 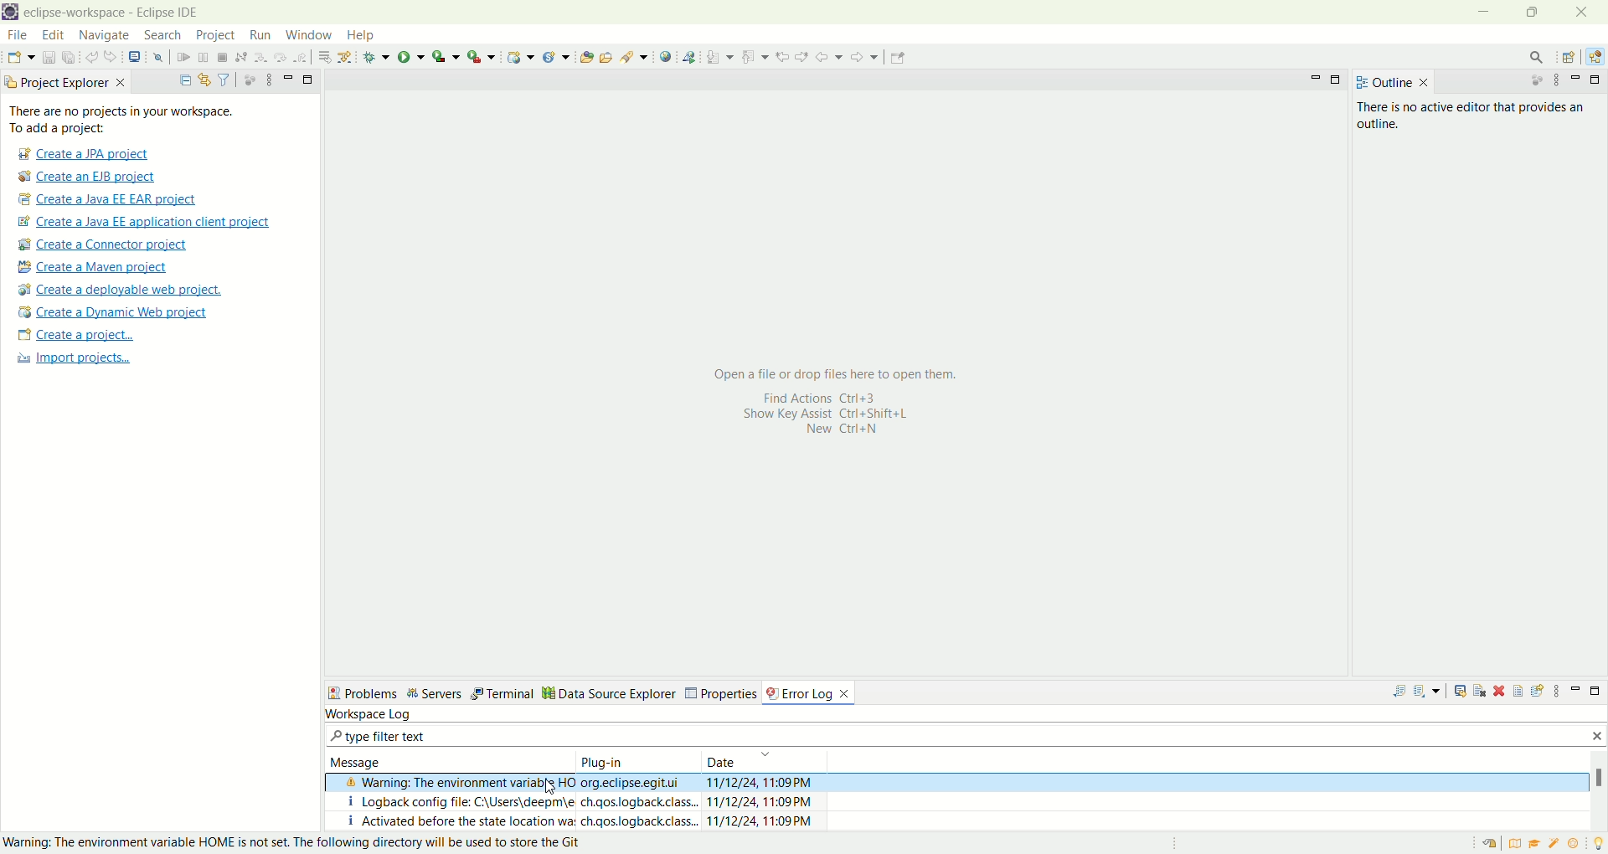 What do you see at coordinates (222, 56) in the screenshot?
I see `terminate` at bounding box center [222, 56].